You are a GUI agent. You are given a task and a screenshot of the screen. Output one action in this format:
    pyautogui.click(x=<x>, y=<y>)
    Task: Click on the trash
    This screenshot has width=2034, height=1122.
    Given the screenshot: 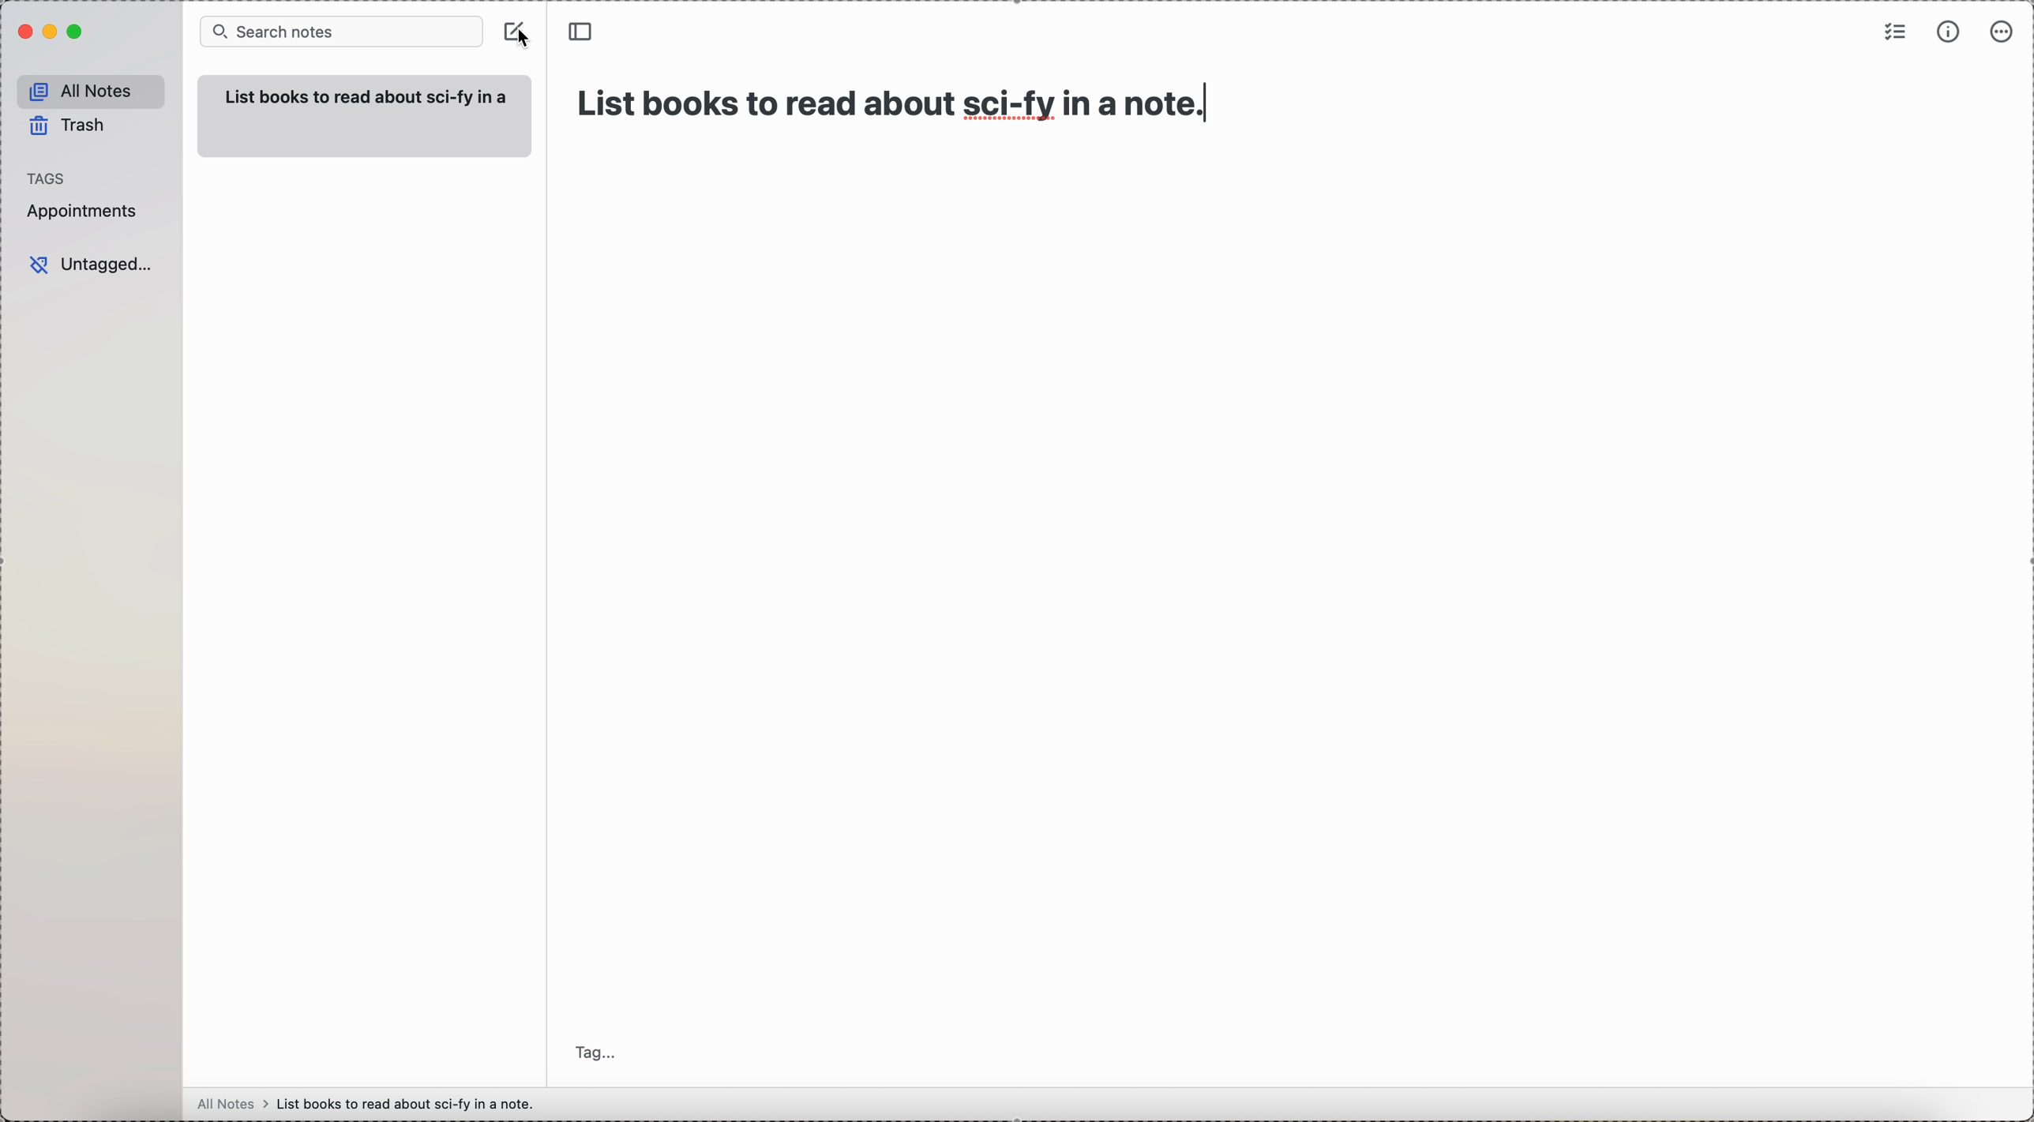 What is the action you would take?
    pyautogui.click(x=69, y=126)
    